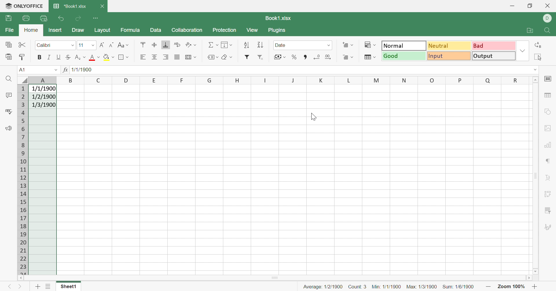 This screenshot has width=556, height=291. Describe the element at coordinates (212, 57) in the screenshot. I see `Named ranges` at that location.